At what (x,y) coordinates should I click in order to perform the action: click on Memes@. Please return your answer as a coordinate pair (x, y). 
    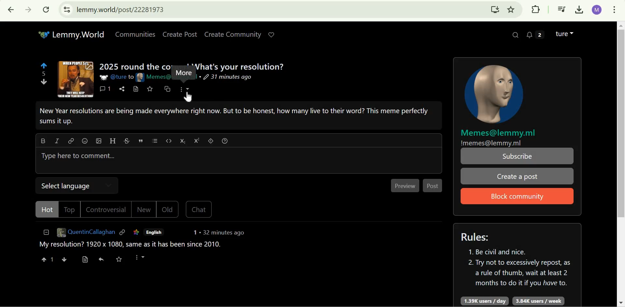
    Looking at the image, I should click on (155, 77).